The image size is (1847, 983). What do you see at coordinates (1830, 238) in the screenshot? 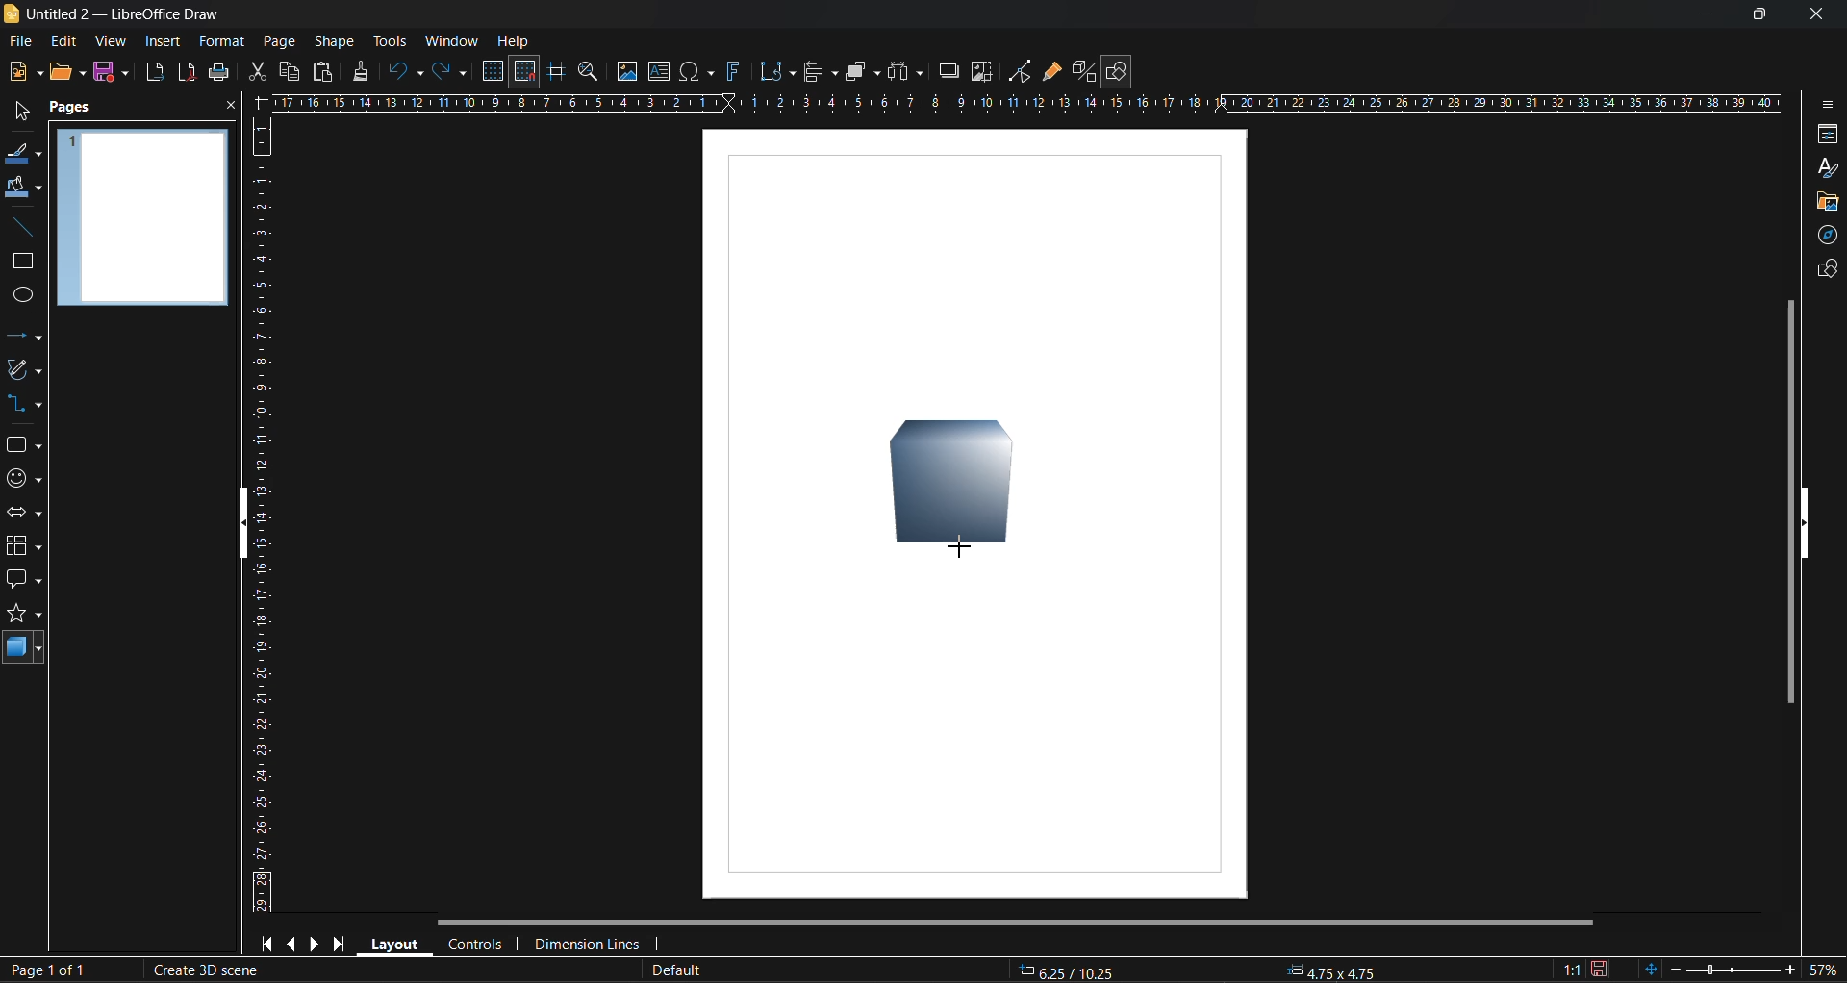
I see `navigator` at bounding box center [1830, 238].